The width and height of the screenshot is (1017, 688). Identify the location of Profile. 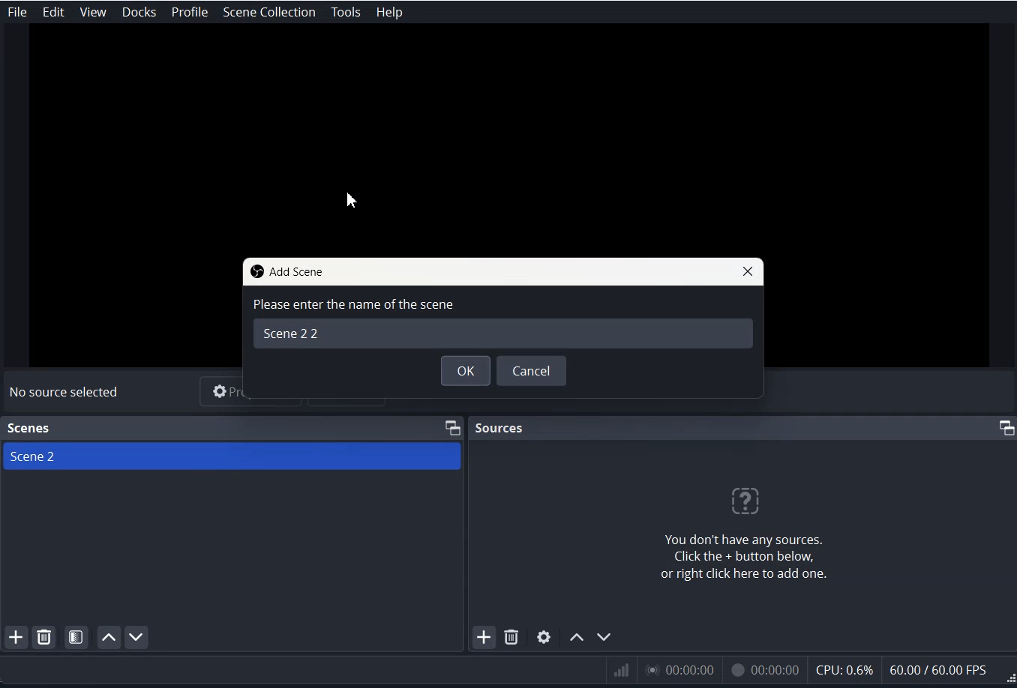
(190, 13).